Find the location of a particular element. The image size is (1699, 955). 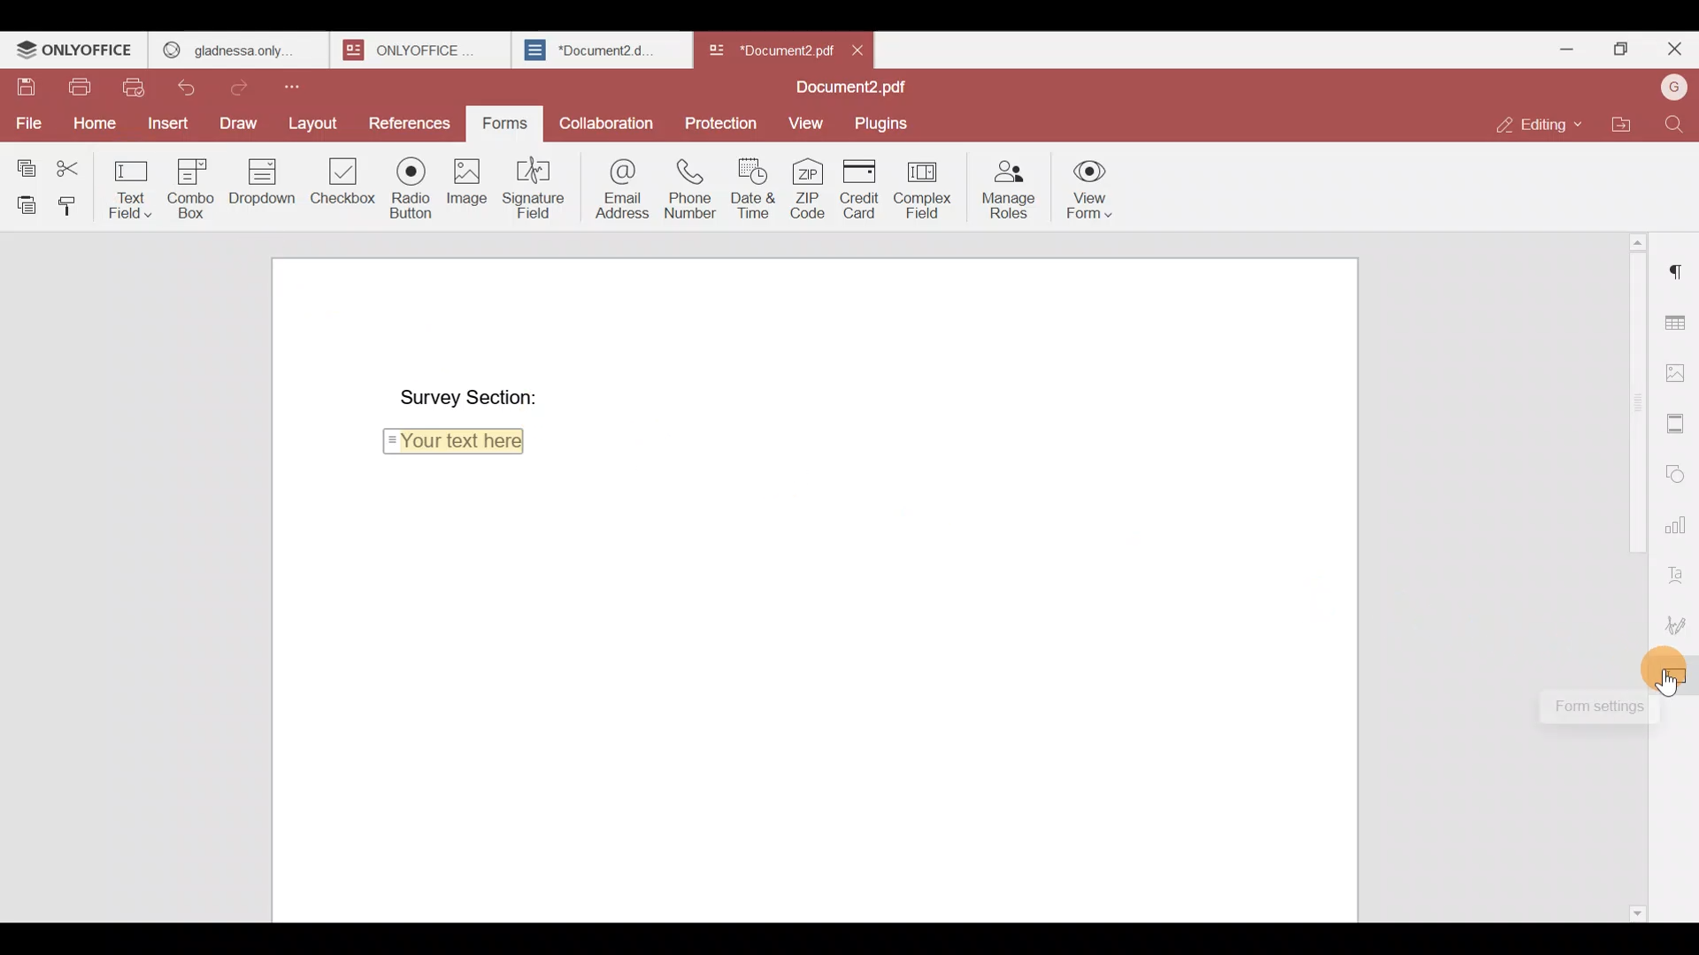

Header & footer settings is located at coordinates (1679, 428).